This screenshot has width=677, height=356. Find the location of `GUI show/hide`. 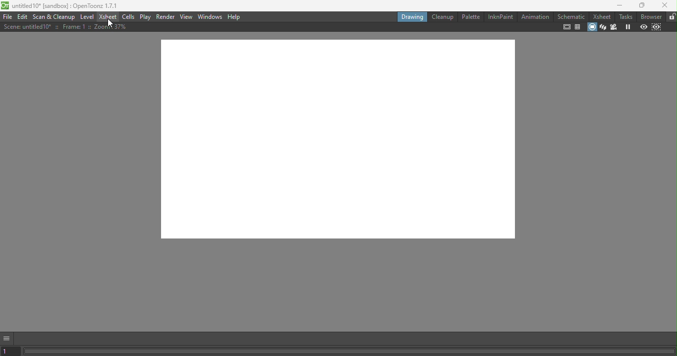

GUI show/hide is located at coordinates (8, 338).